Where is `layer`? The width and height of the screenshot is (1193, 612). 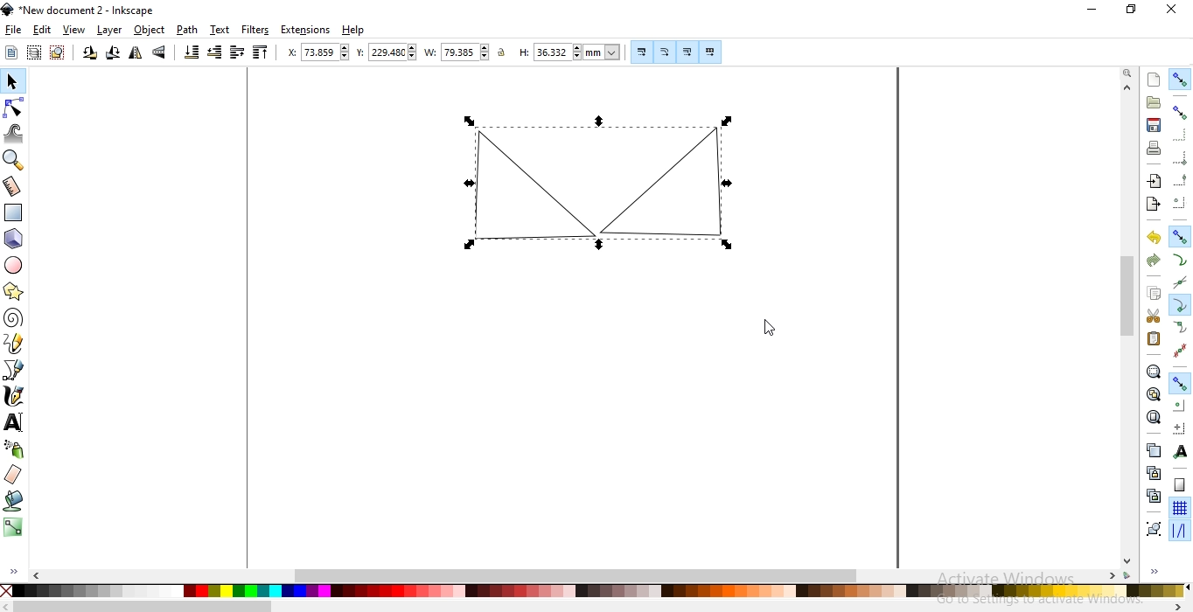
layer is located at coordinates (110, 30).